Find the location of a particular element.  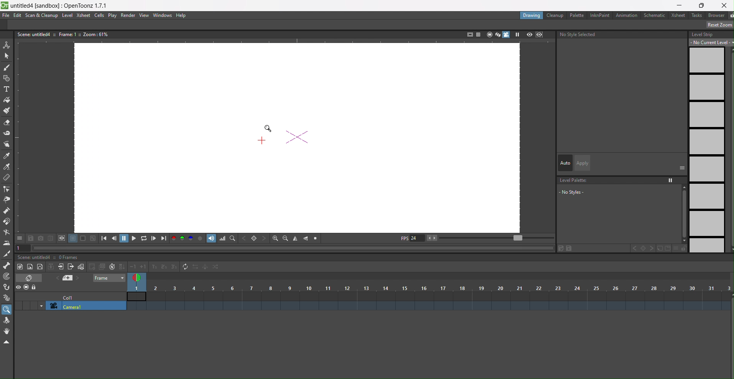

icon is located at coordinates (30, 278).